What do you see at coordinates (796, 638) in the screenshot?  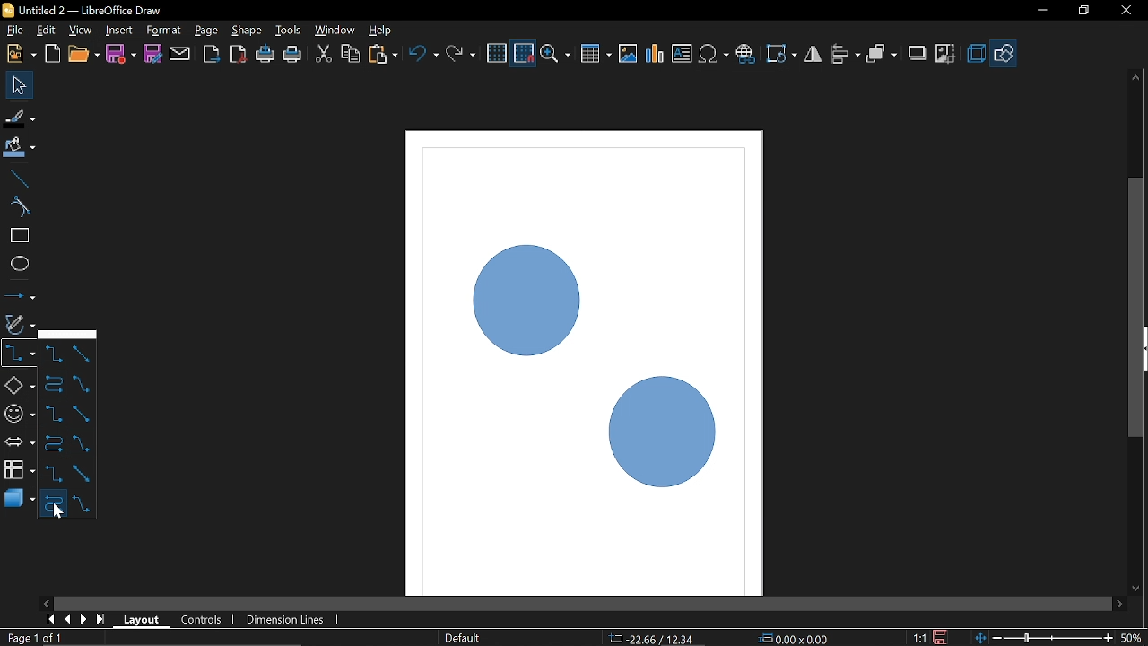 I see `Location` at bounding box center [796, 638].